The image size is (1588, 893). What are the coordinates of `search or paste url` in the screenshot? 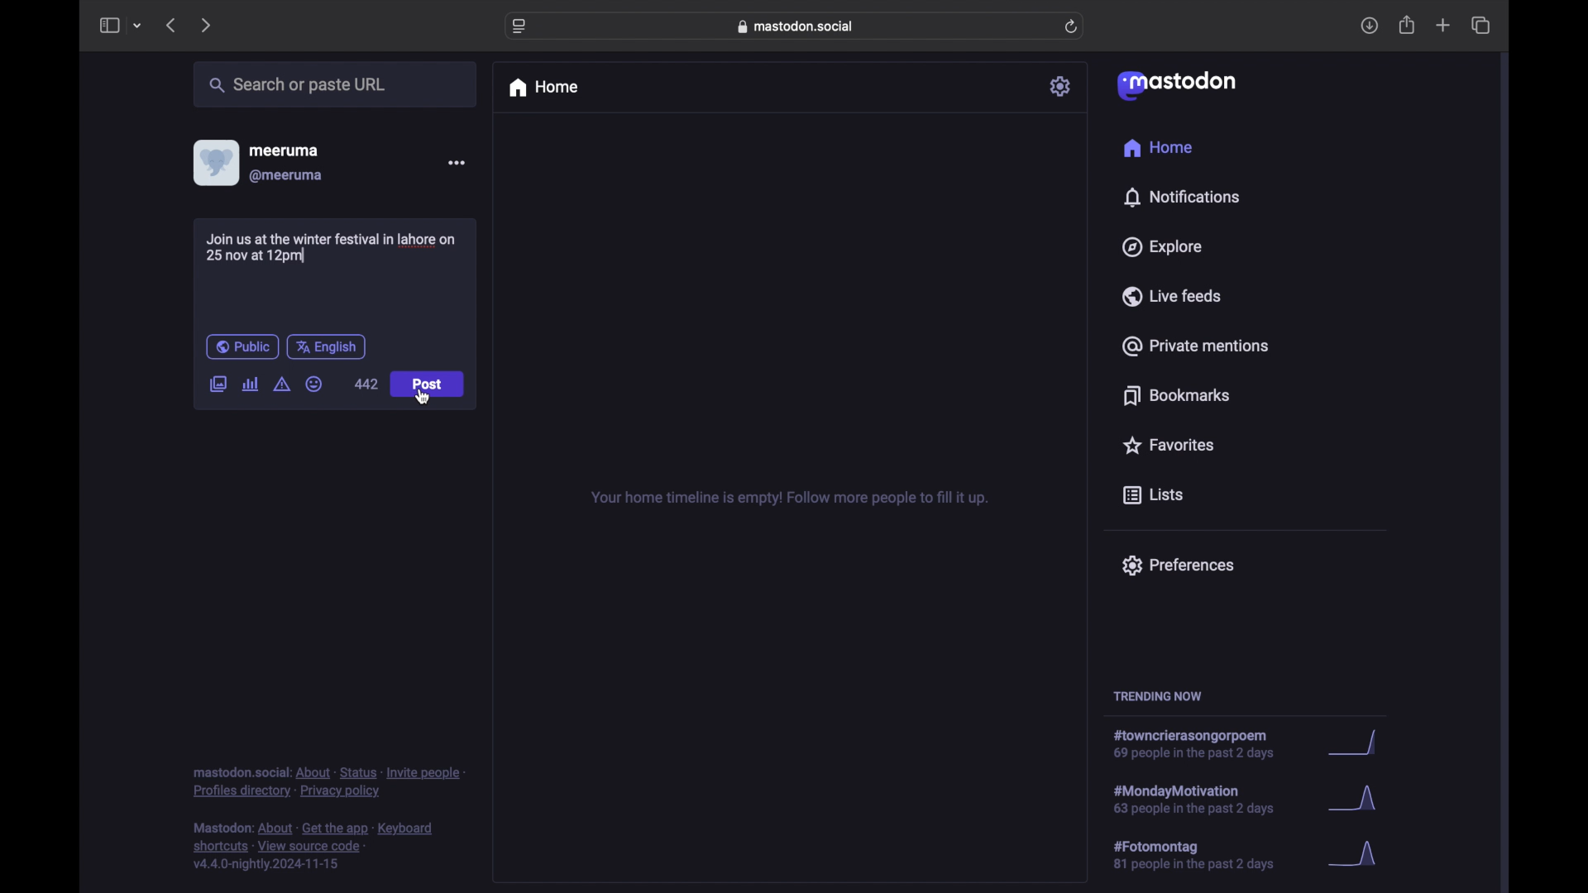 It's located at (297, 85).